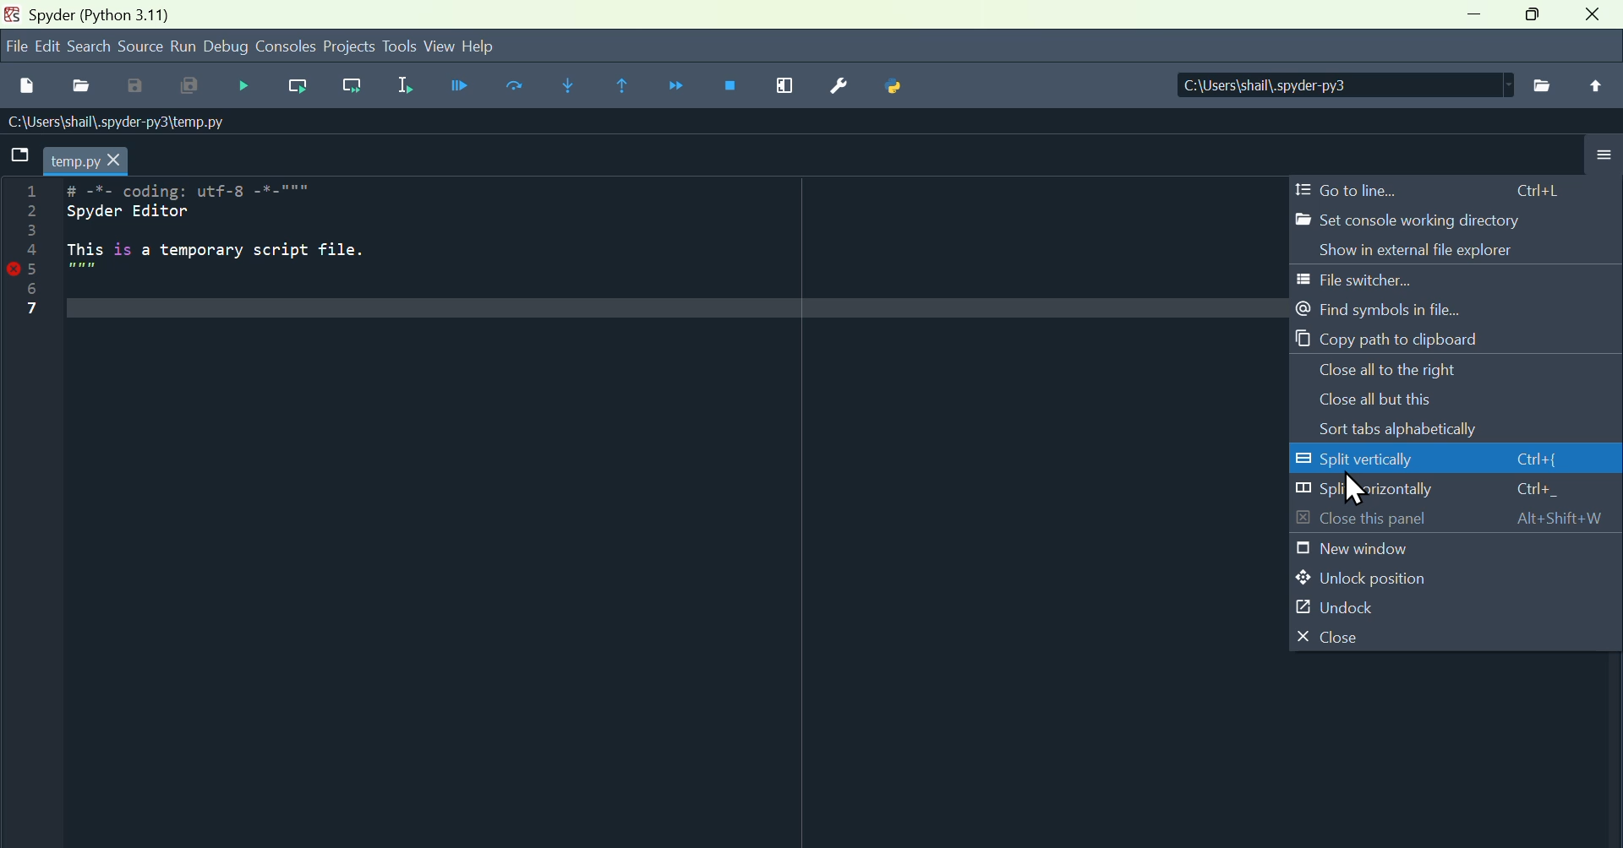  Describe the element at coordinates (1532, 20) in the screenshot. I see `Maximise` at that location.